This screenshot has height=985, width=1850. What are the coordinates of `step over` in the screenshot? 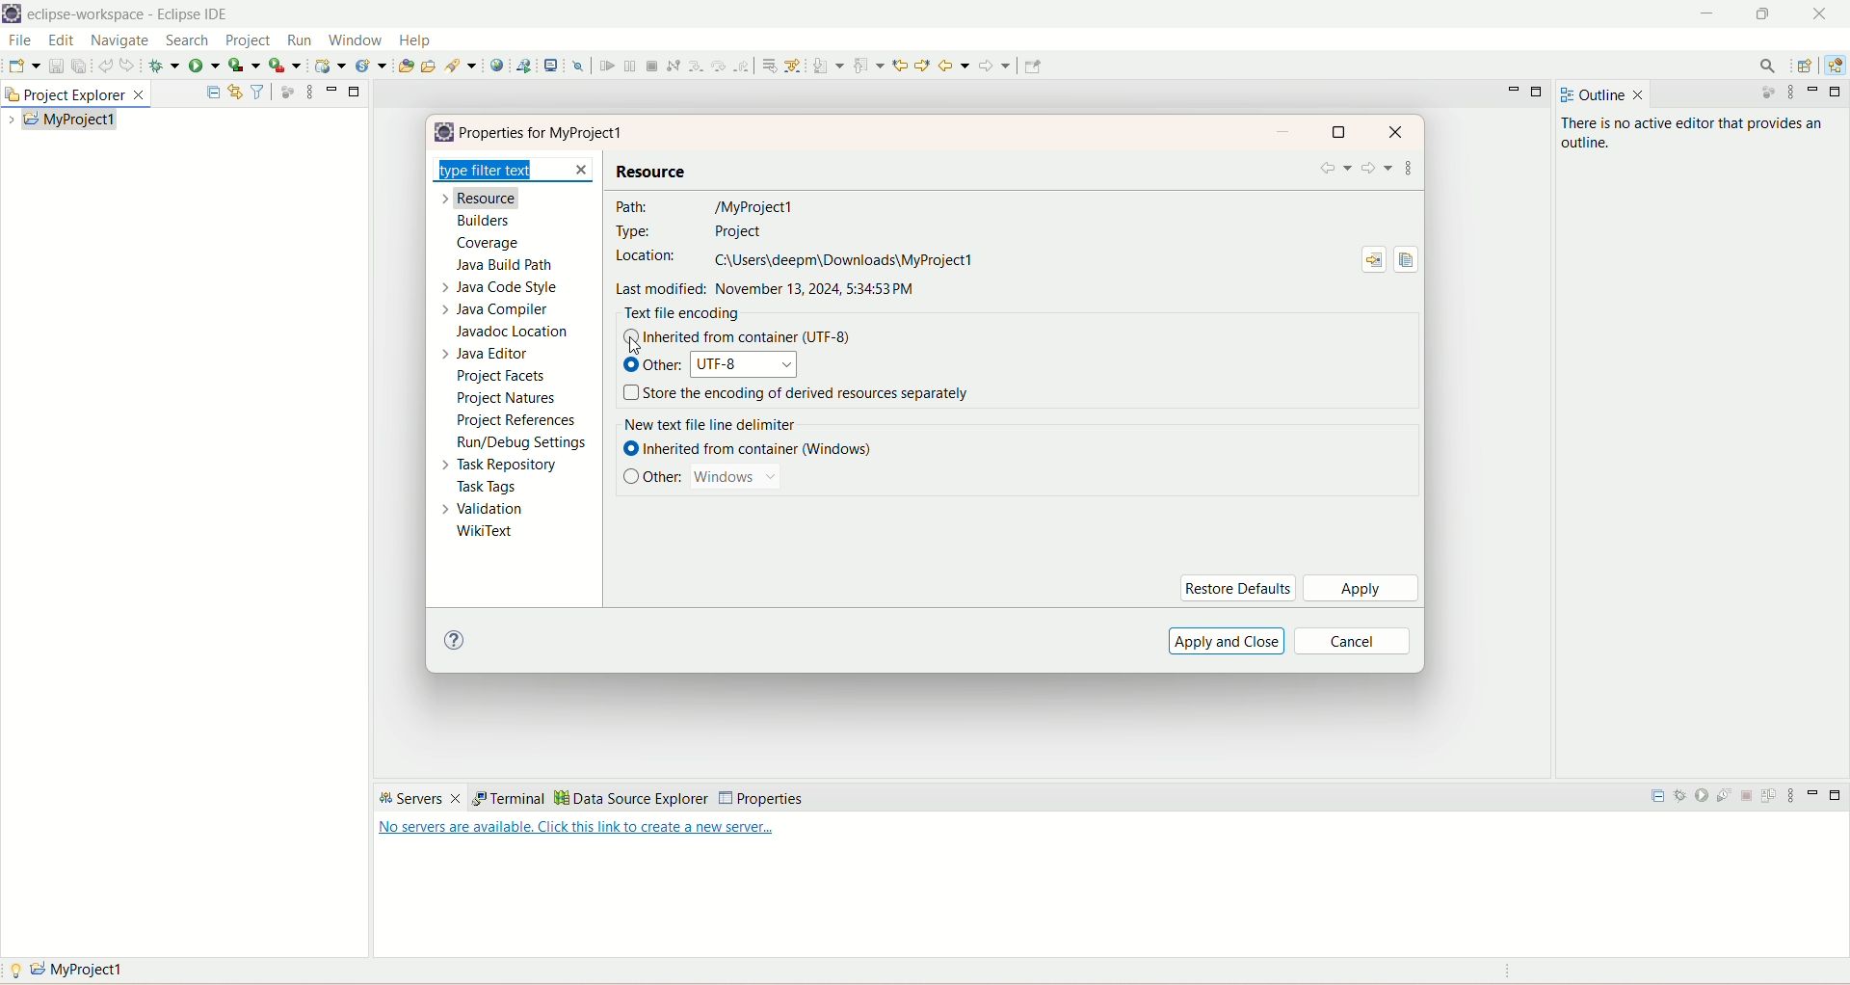 It's located at (719, 66).